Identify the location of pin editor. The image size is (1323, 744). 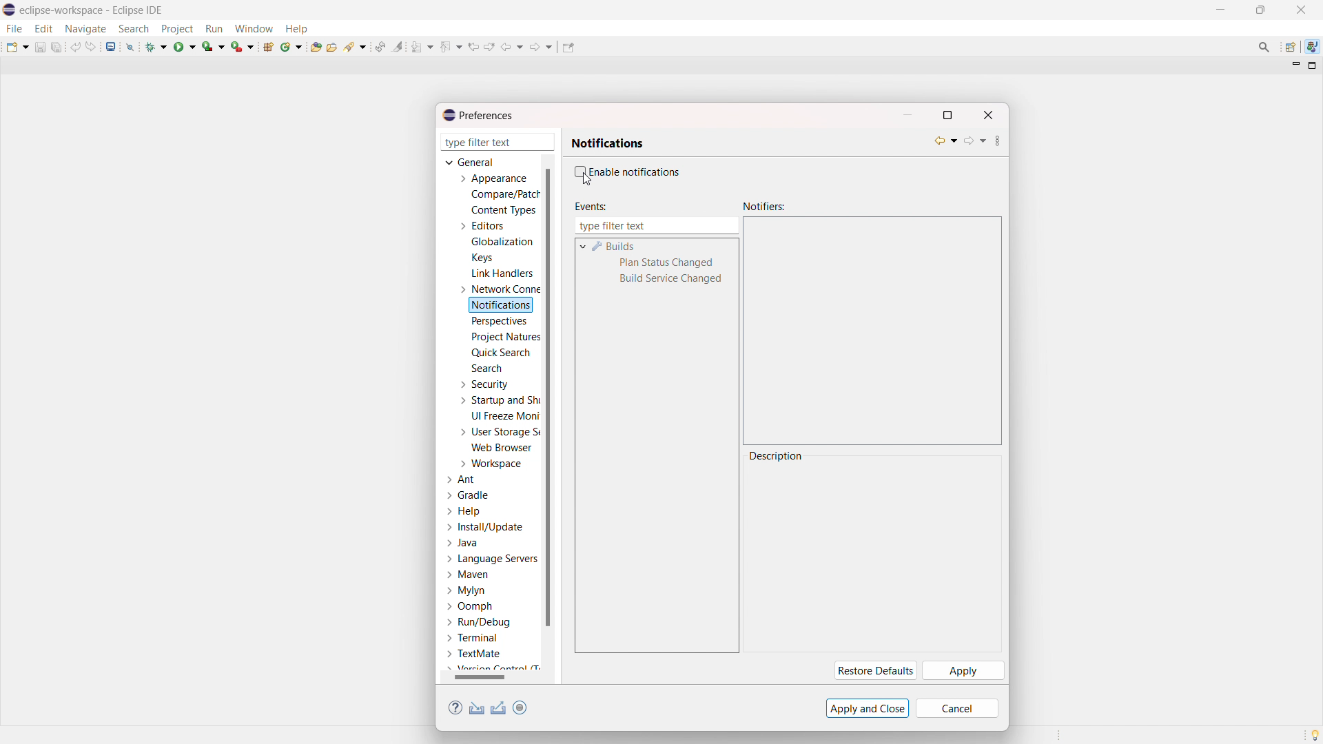
(568, 48).